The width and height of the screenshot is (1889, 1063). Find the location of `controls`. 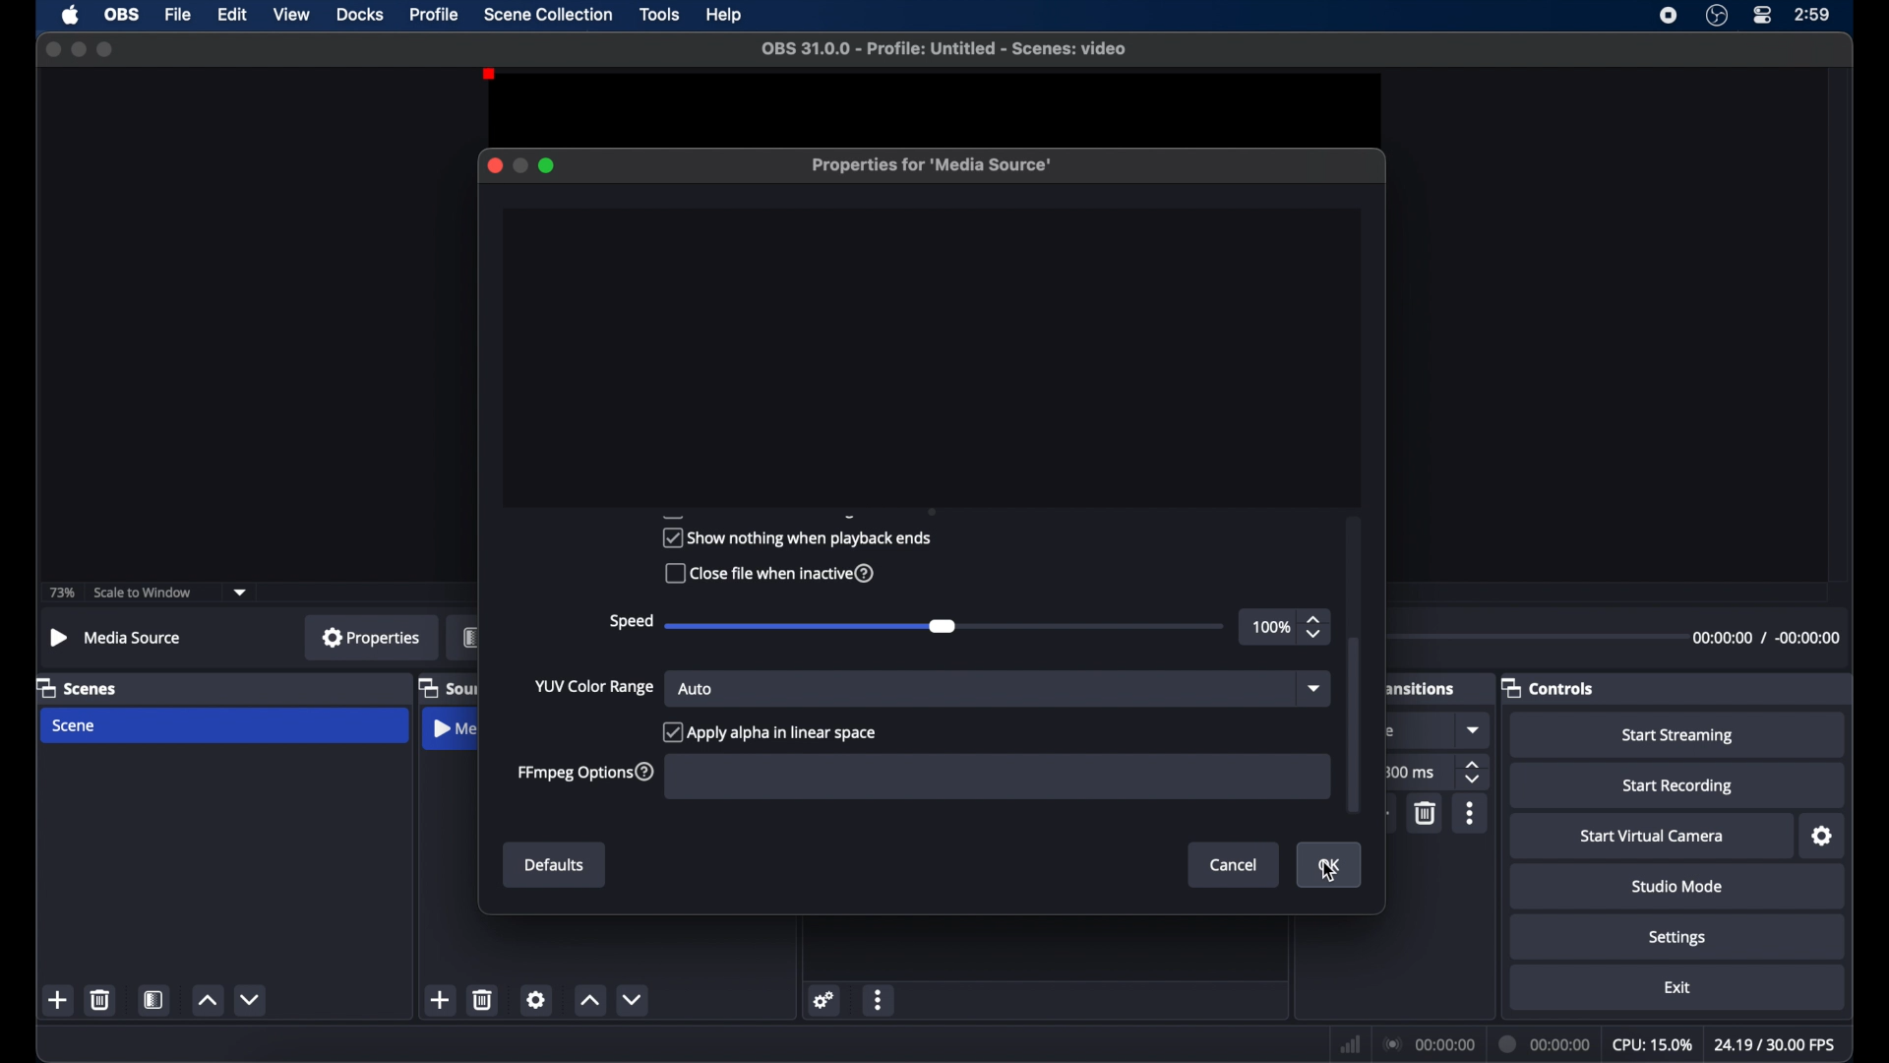

controls is located at coordinates (1547, 687).